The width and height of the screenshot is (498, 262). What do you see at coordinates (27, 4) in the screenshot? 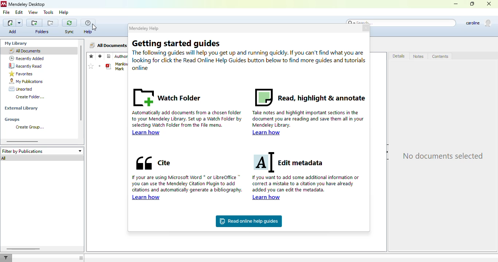
I see `mendeley desktop` at bounding box center [27, 4].